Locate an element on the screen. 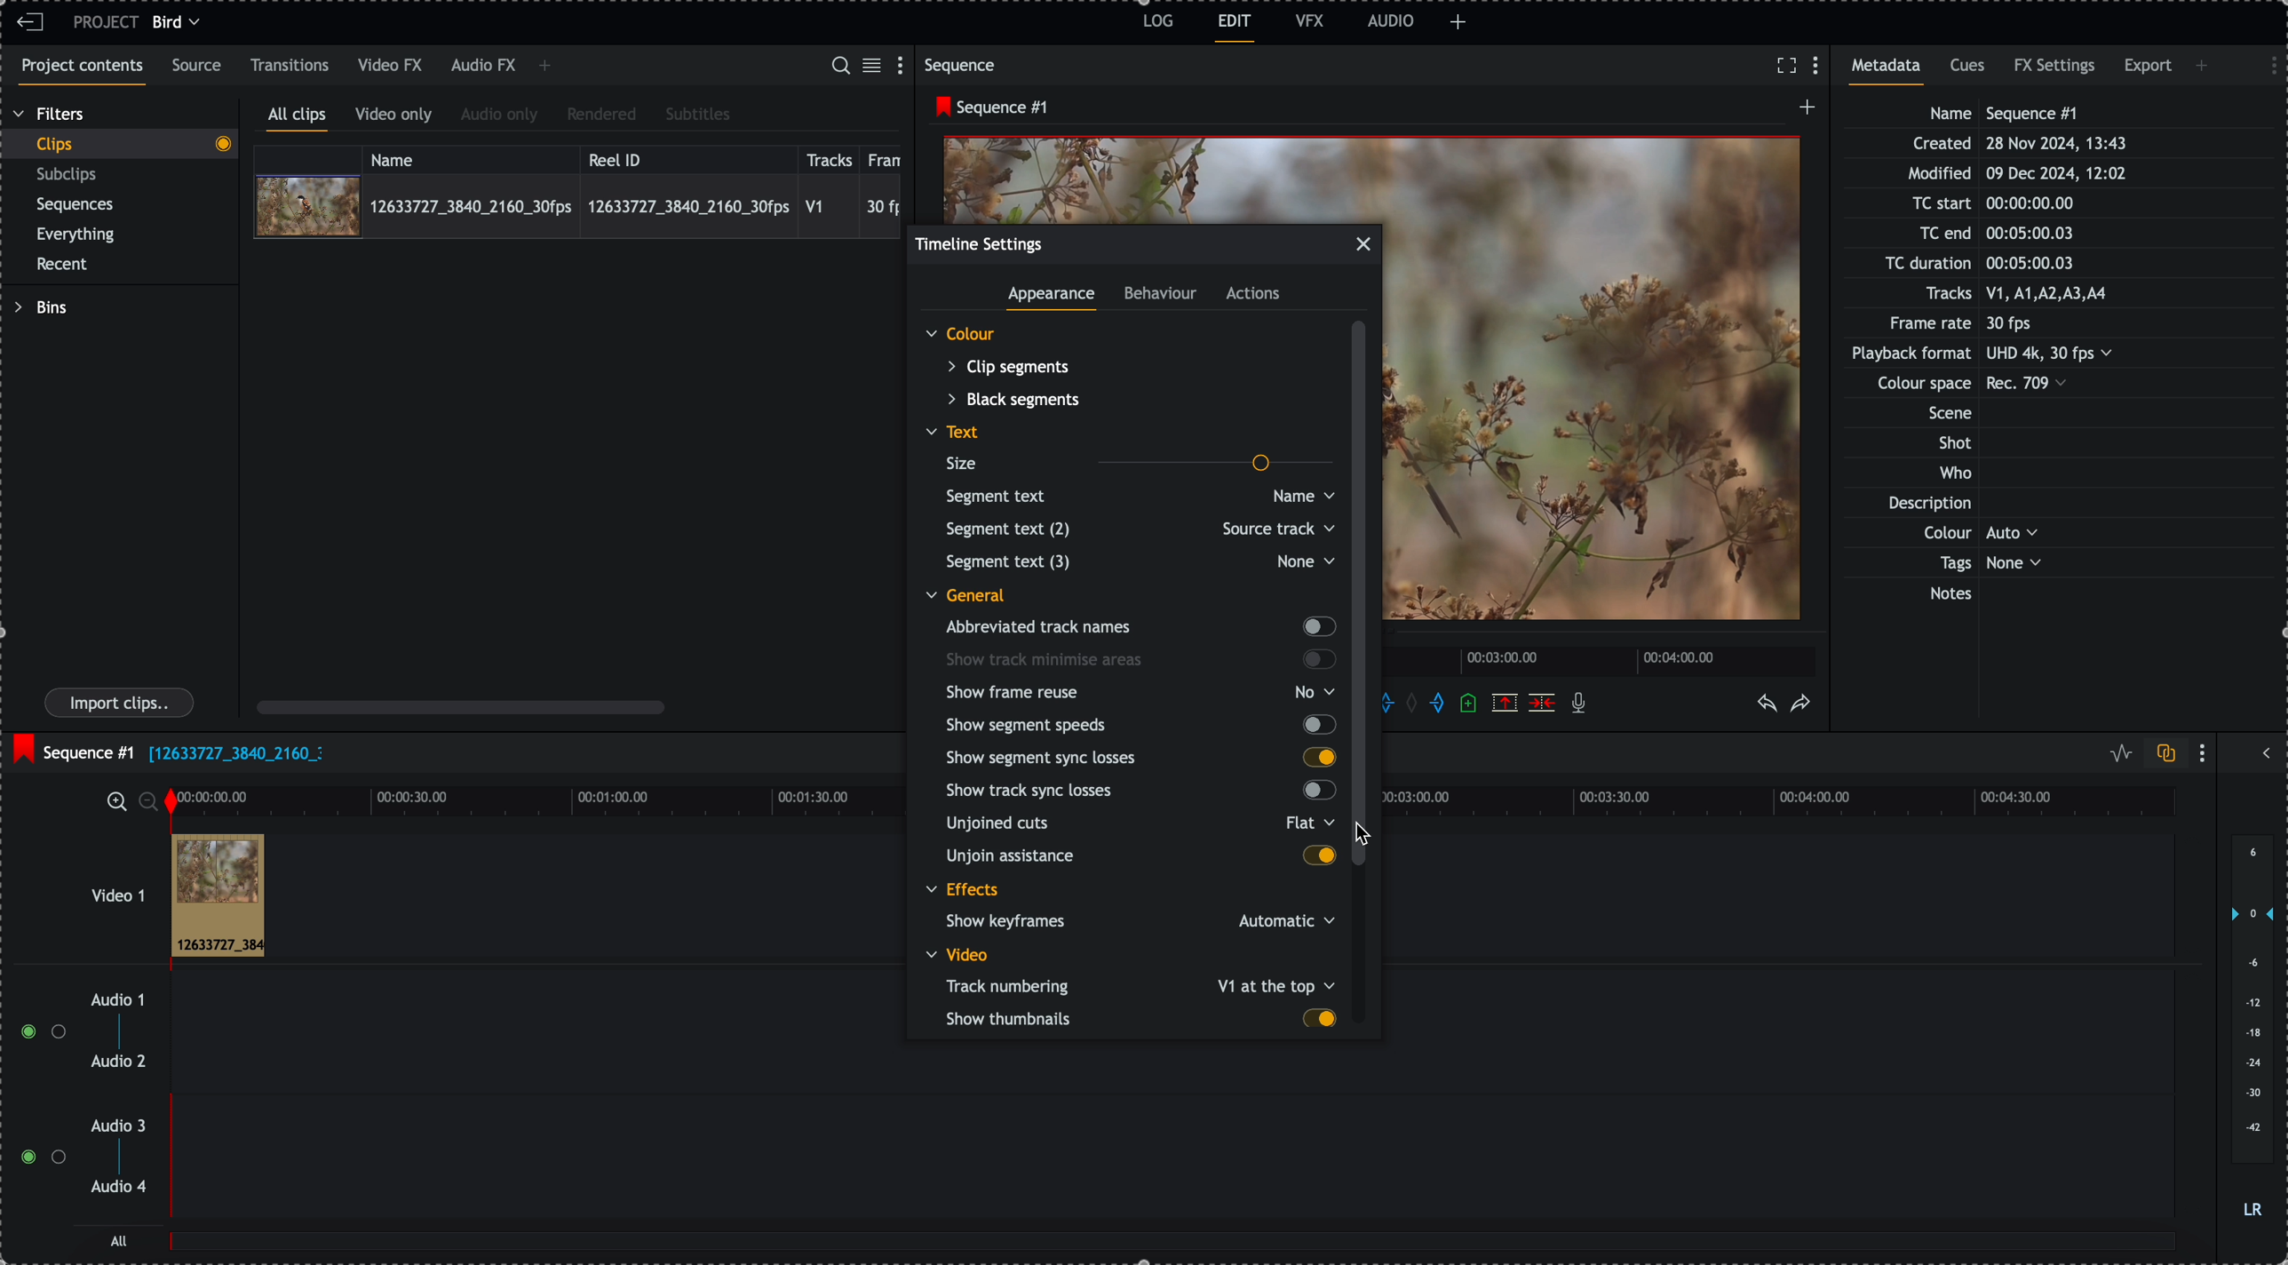  track numbering is located at coordinates (1138, 986).